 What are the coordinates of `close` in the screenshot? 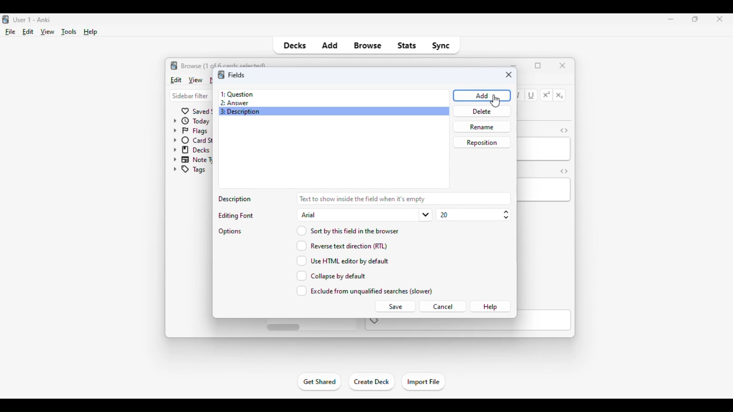 It's located at (563, 65).